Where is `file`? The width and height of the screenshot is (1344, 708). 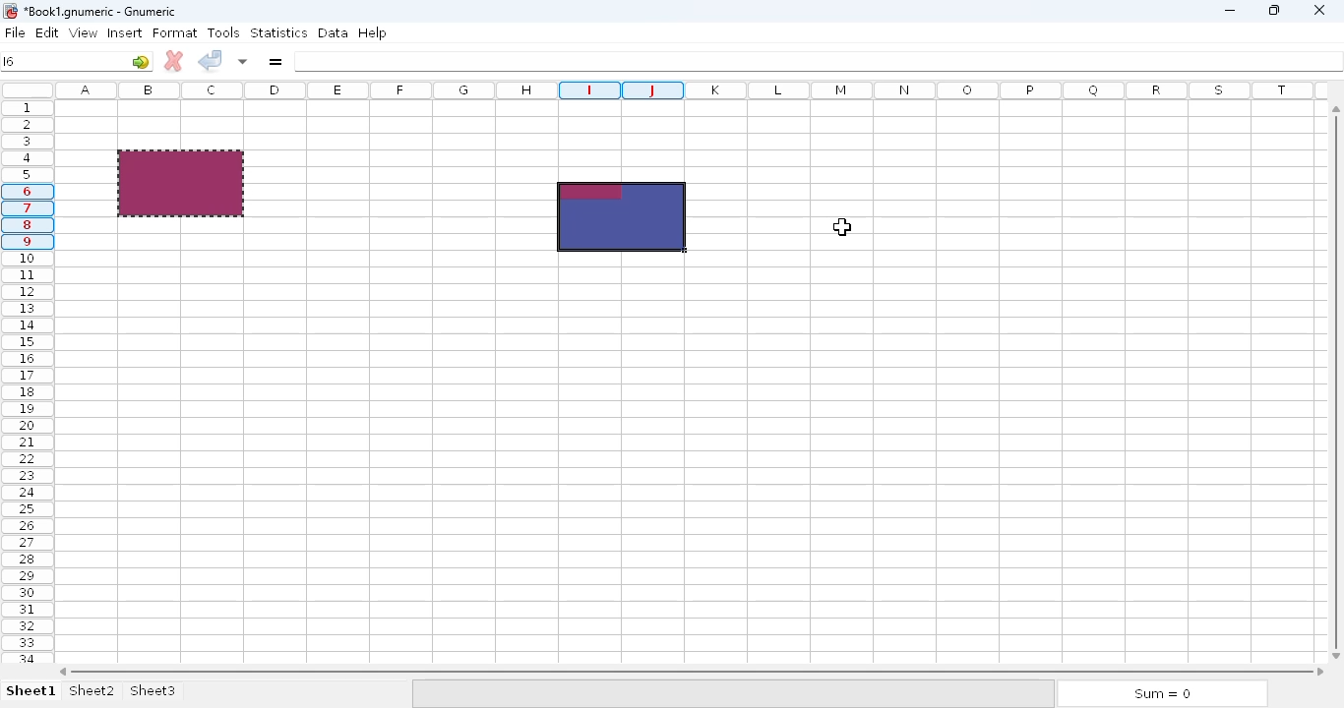
file is located at coordinates (15, 32).